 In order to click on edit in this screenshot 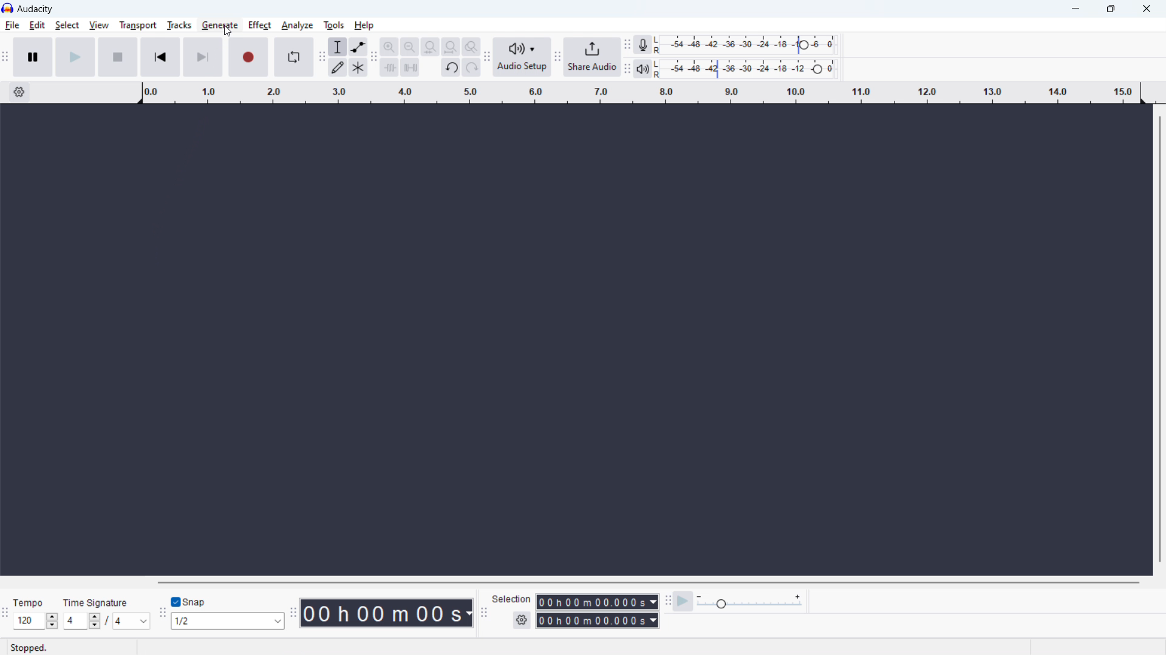, I will do `click(38, 25)`.